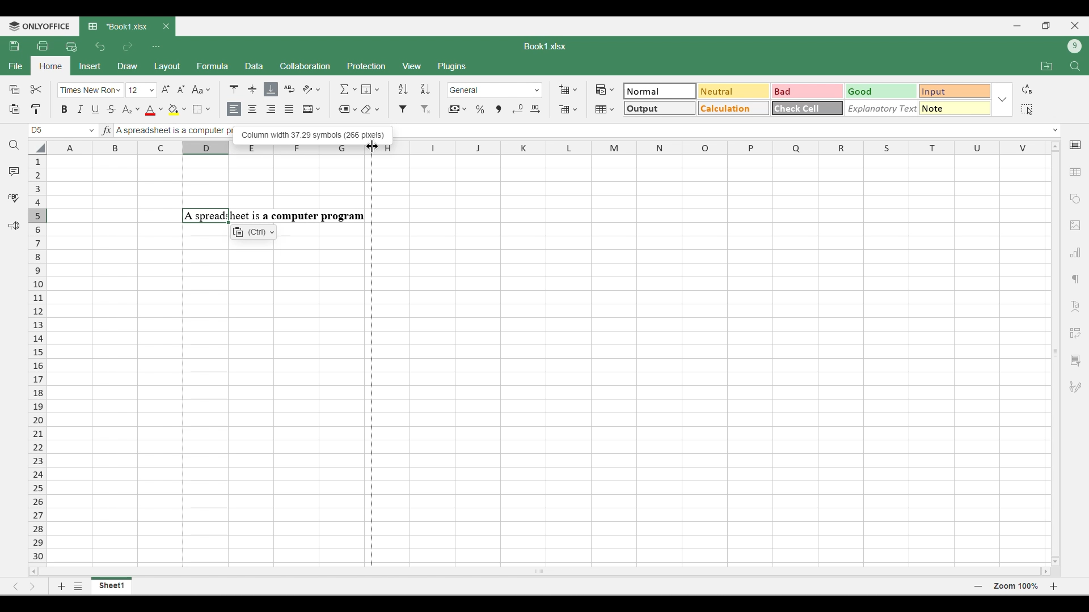 Image resolution: width=1089 pixels, height=612 pixels. What do you see at coordinates (65, 109) in the screenshot?
I see `Bold` at bounding box center [65, 109].